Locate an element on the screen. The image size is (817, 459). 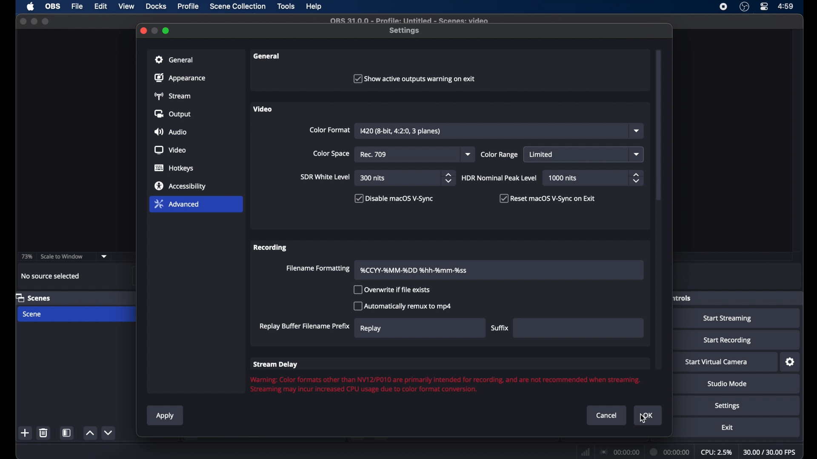
reset macOS V-sync on exit is located at coordinates (547, 198).